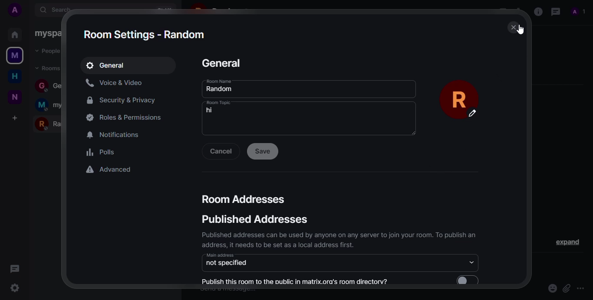 The image size is (593, 300). I want to click on threads, so click(14, 268).